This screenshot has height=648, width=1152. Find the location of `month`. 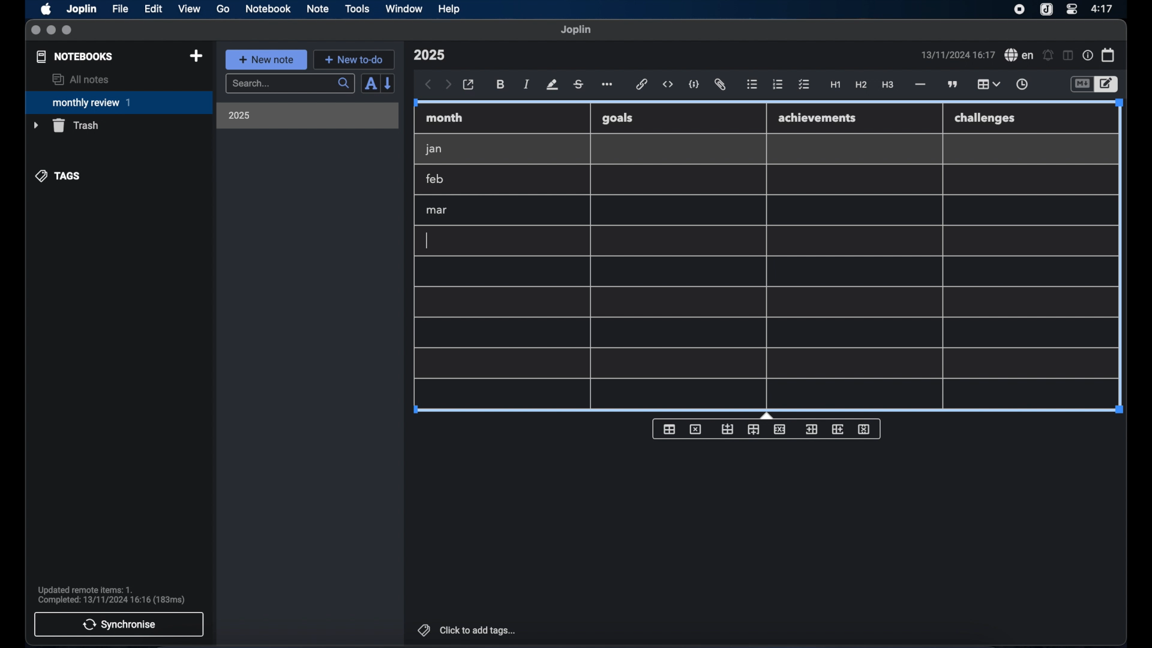

month is located at coordinates (445, 118).